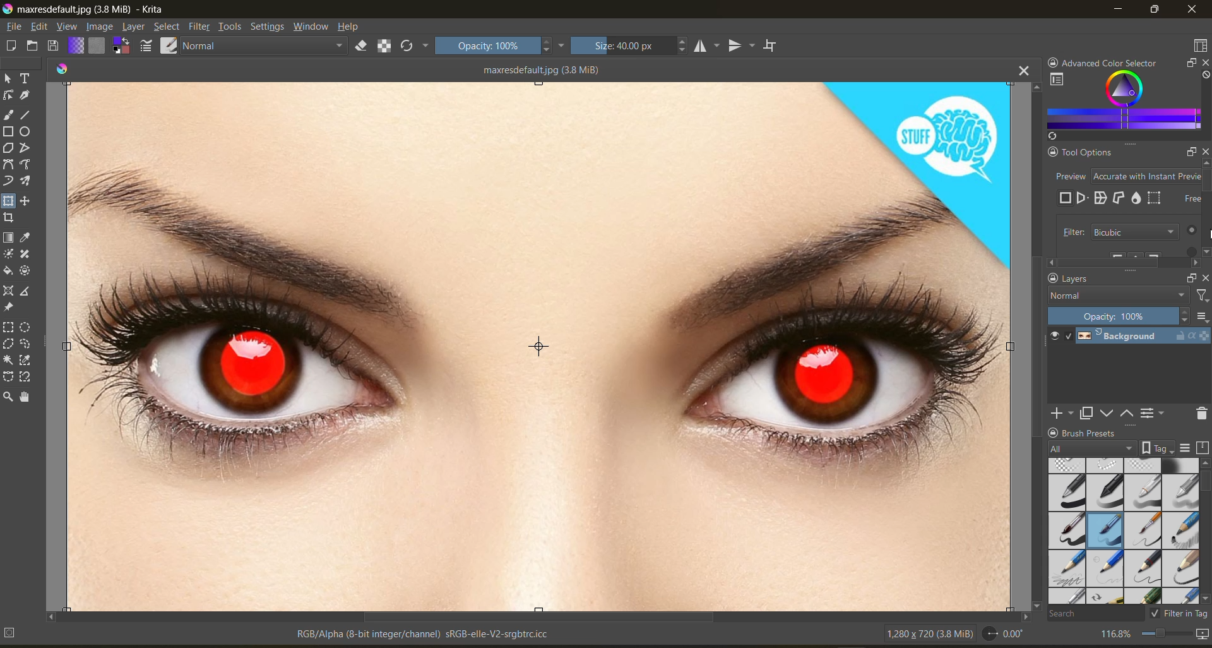 This screenshot has height=648, width=1212. Describe the element at coordinates (8, 344) in the screenshot. I see `tool` at that location.